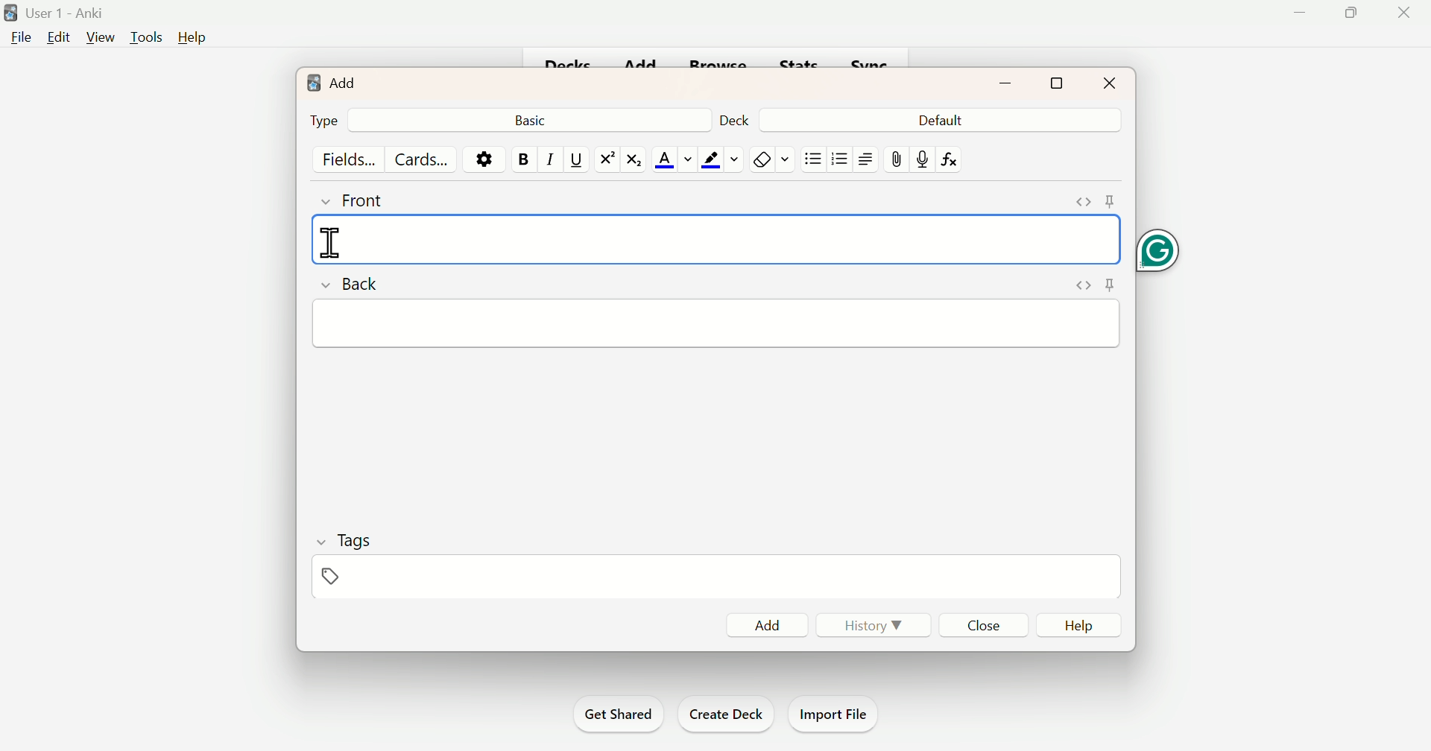 This screenshot has width=1431, height=751. Describe the element at coordinates (921, 156) in the screenshot. I see `Mic` at that location.